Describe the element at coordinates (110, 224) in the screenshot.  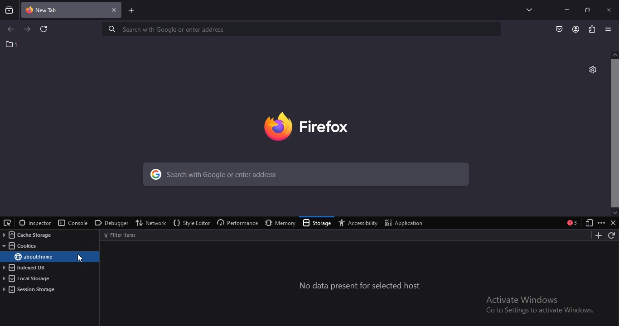
I see `debugger` at that location.